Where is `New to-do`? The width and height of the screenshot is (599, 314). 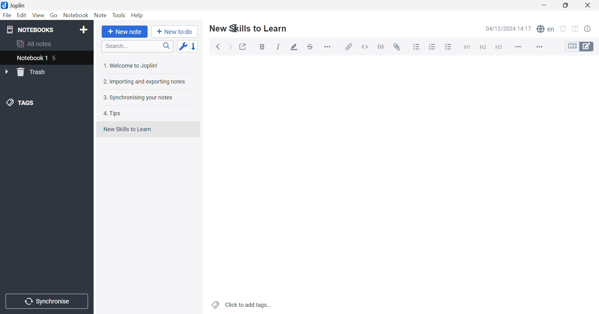
New to-do is located at coordinates (174, 32).